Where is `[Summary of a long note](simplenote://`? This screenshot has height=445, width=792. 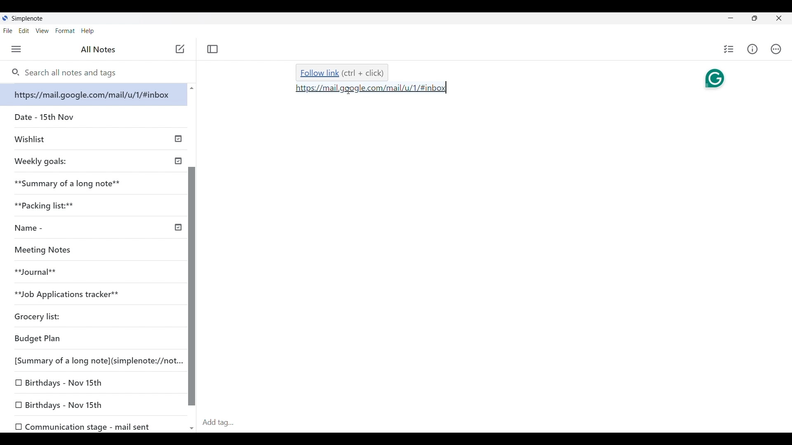
[Summary of a long note](simplenote:// is located at coordinates (99, 361).